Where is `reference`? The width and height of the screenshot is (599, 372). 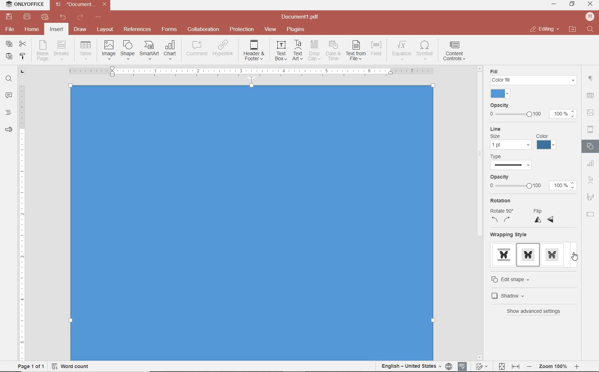 reference is located at coordinates (137, 30).